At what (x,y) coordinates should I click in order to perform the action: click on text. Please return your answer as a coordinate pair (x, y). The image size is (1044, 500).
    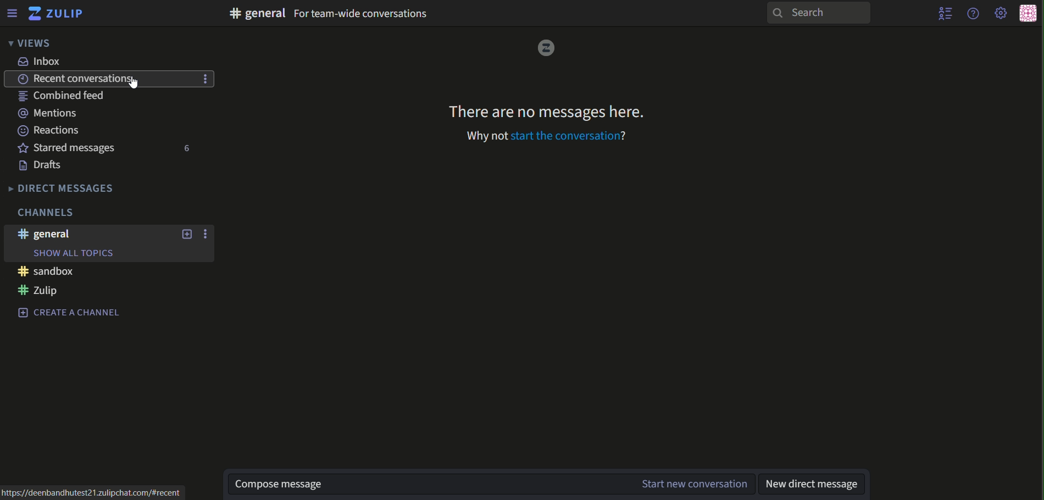
    Looking at the image, I should click on (333, 13).